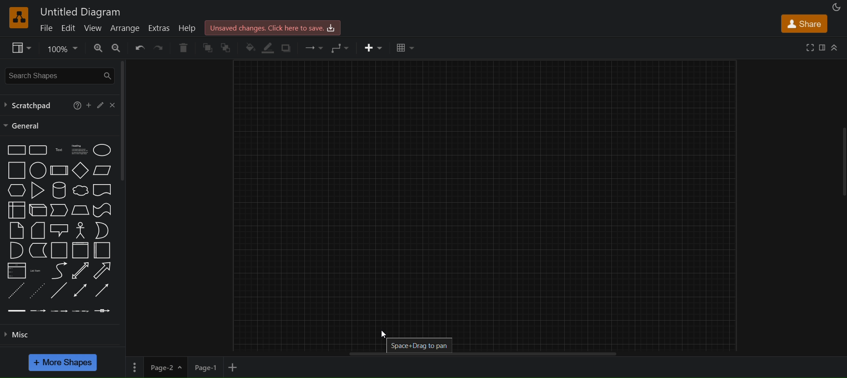 This screenshot has width=847, height=378. I want to click on process, so click(58, 170).